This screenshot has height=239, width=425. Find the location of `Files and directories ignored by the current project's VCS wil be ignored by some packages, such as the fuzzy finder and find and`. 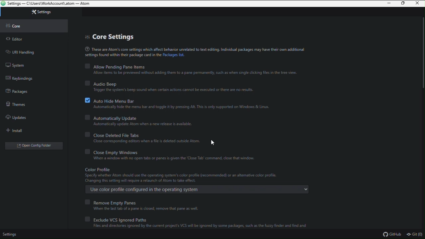

Files and directories ignored by the current project's VCS wil be ignored by some packages, such as the fuzzy finder and find and is located at coordinates (197, 225).